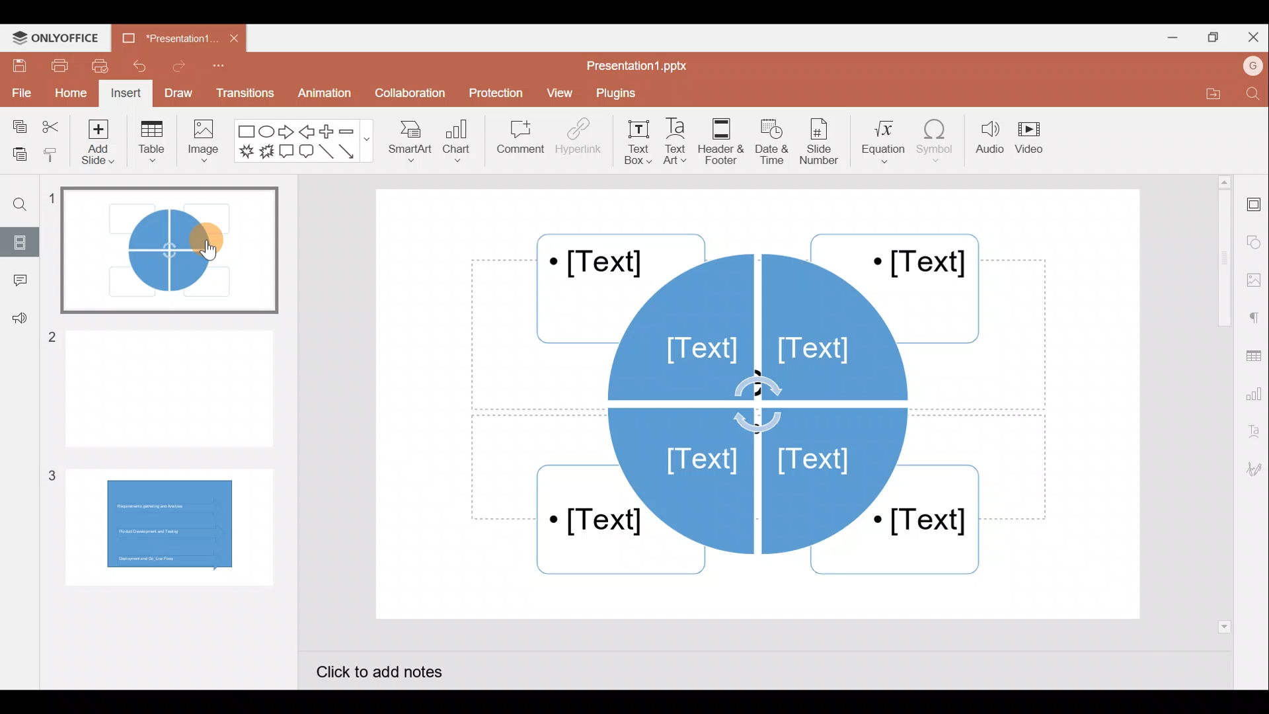  Describe the element at coordinates (327, 130) in the screenshot. I see `Plus` at that location.